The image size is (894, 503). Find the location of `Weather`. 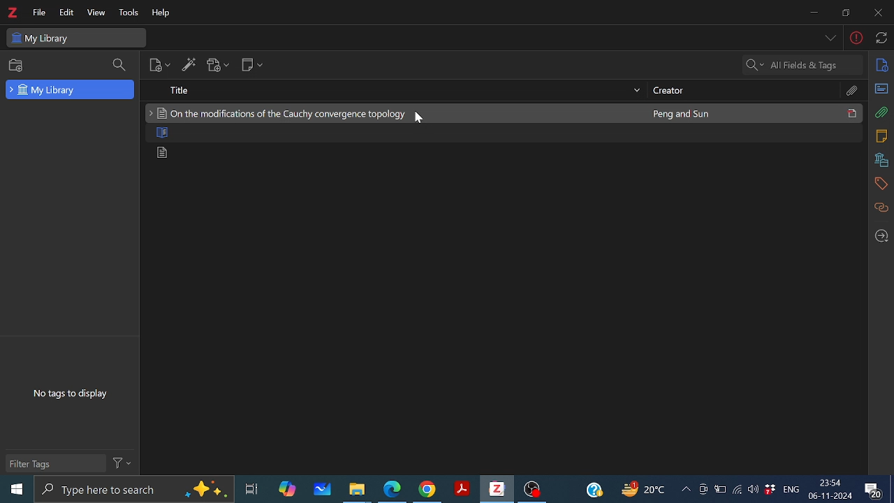

Weather is located at coordinates (646, 490).